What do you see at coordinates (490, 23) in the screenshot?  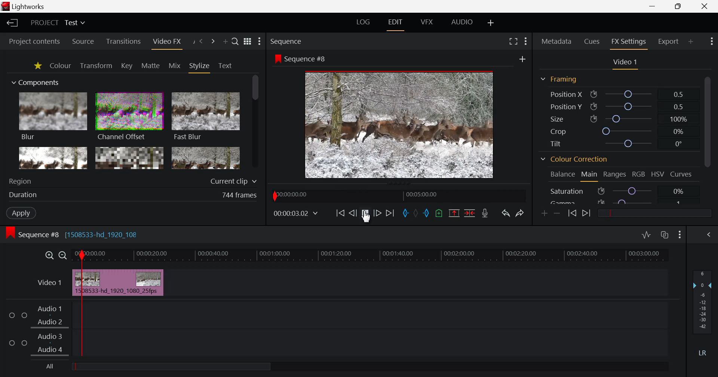 I see `Add Layout` at bounding box center [490, 23].